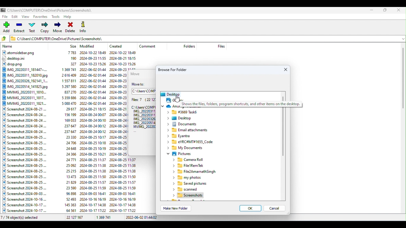 The image size is (406, 228). Describe the element at coordinates (385, 10) in the screenshot. I see `Maximize` at that location.